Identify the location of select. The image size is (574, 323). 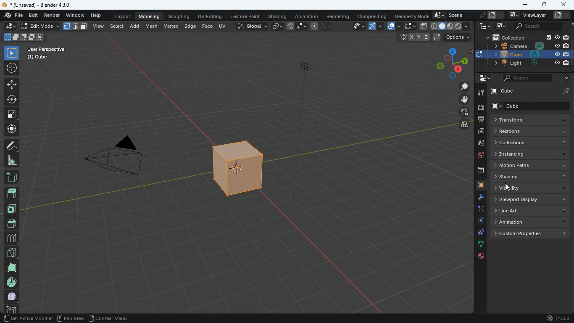
(408, 26).